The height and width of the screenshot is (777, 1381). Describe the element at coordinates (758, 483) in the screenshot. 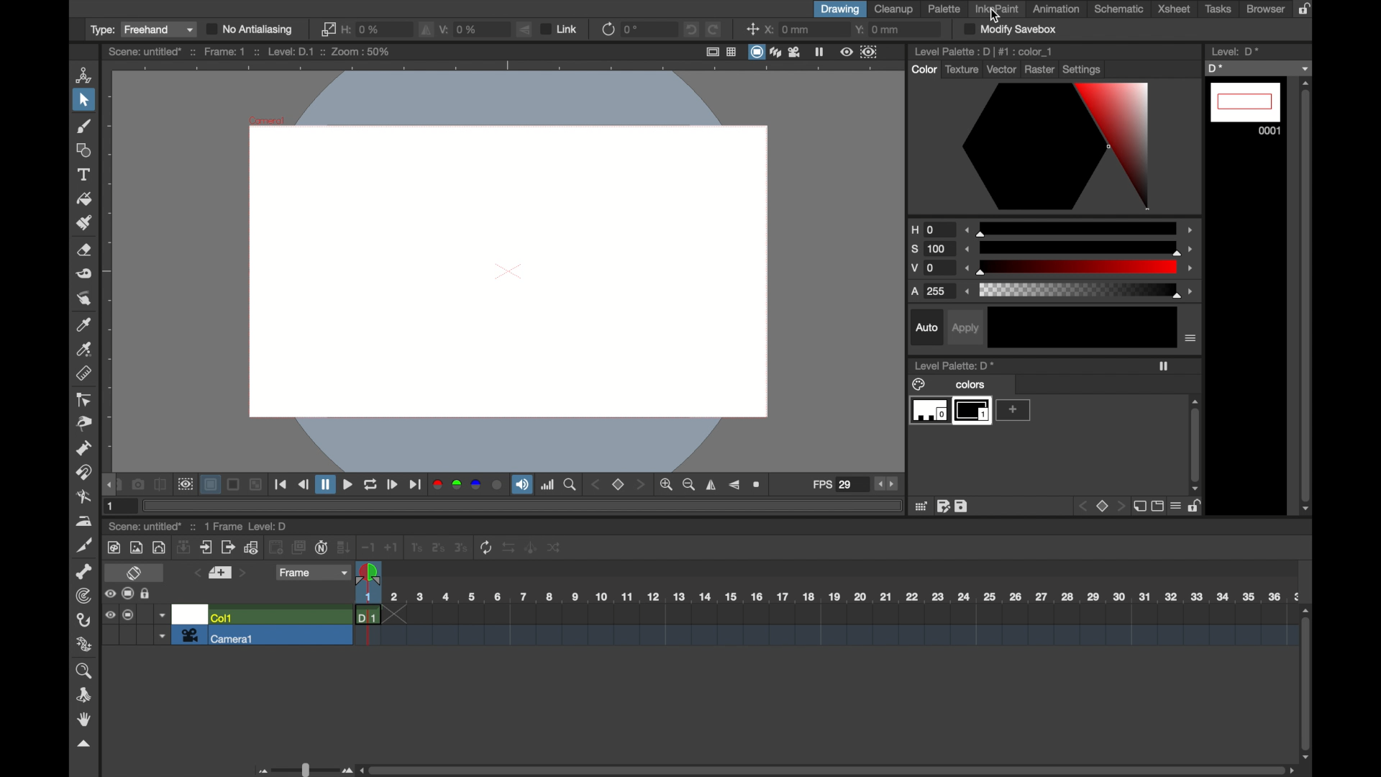

I see `zoom` at that location.